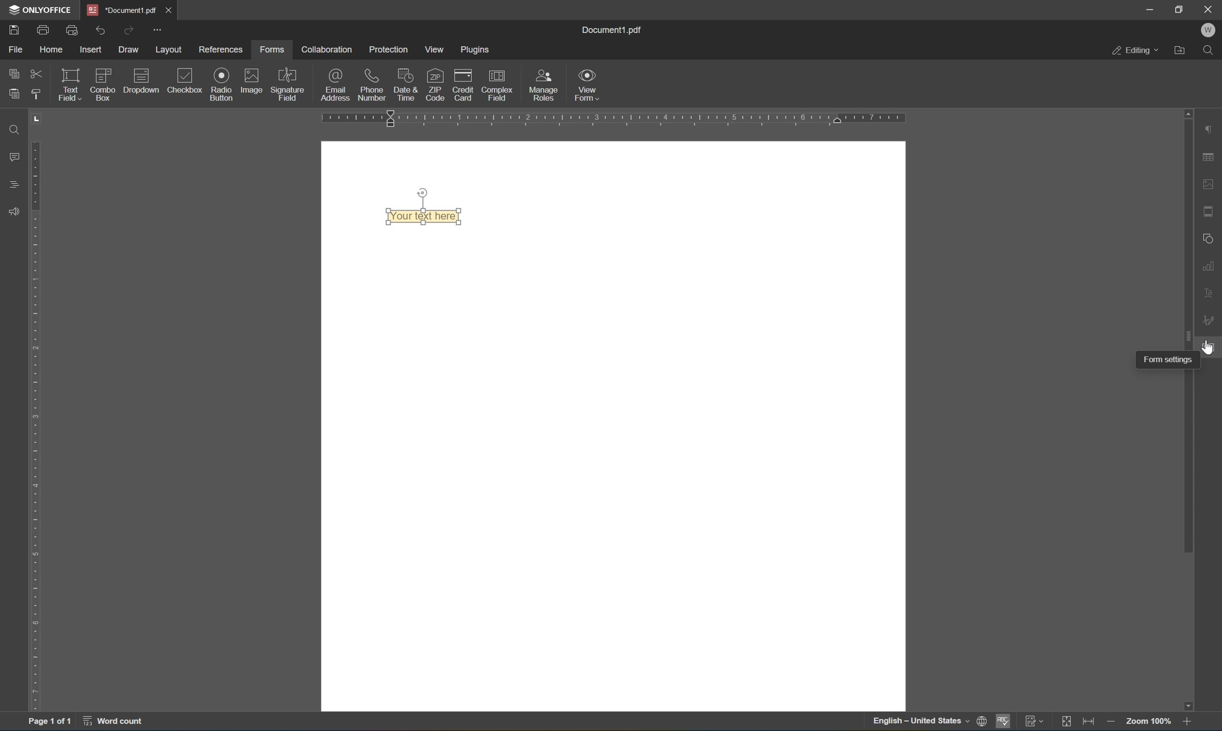  Describe the element at coordinates (1113, 724) in the screenshot. I see `zoom out` at that location.